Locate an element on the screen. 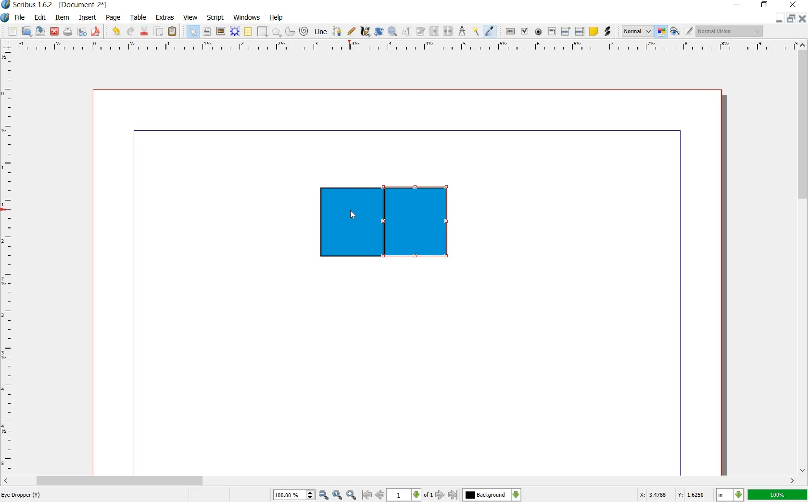 This screenshot has height=502, width=808. go to next page is located at coordinates (440, 495).